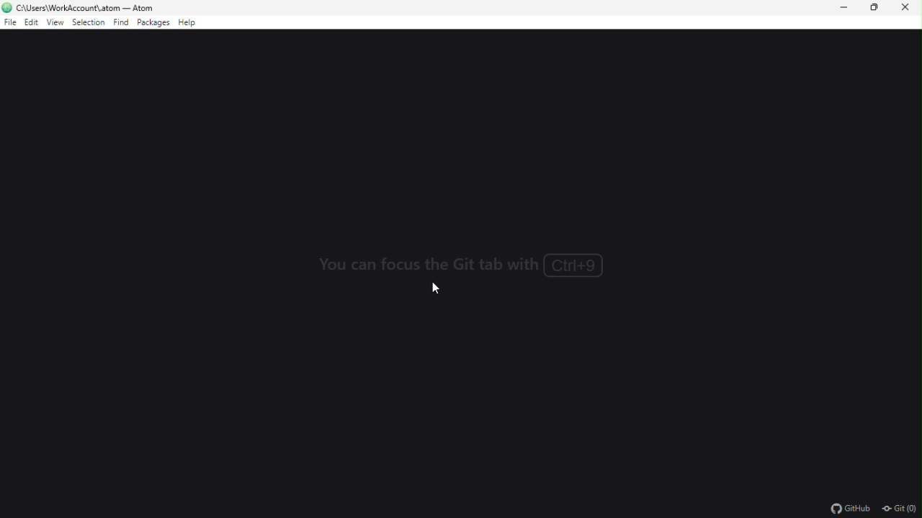 This screenshot has height=518, width=922. What do you see at coordinates (434, 292) in the screenshot?
I see `cursor` at bounding box center [434, 292].